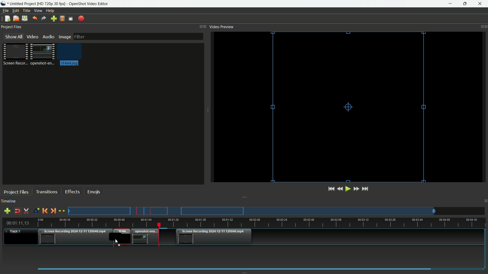 The height and width of the screenshot is (274, 488). What do you see at coordinates (214, 237) in the screenshot?
I see `Video three in timeline` at bounding box center [214, 237].